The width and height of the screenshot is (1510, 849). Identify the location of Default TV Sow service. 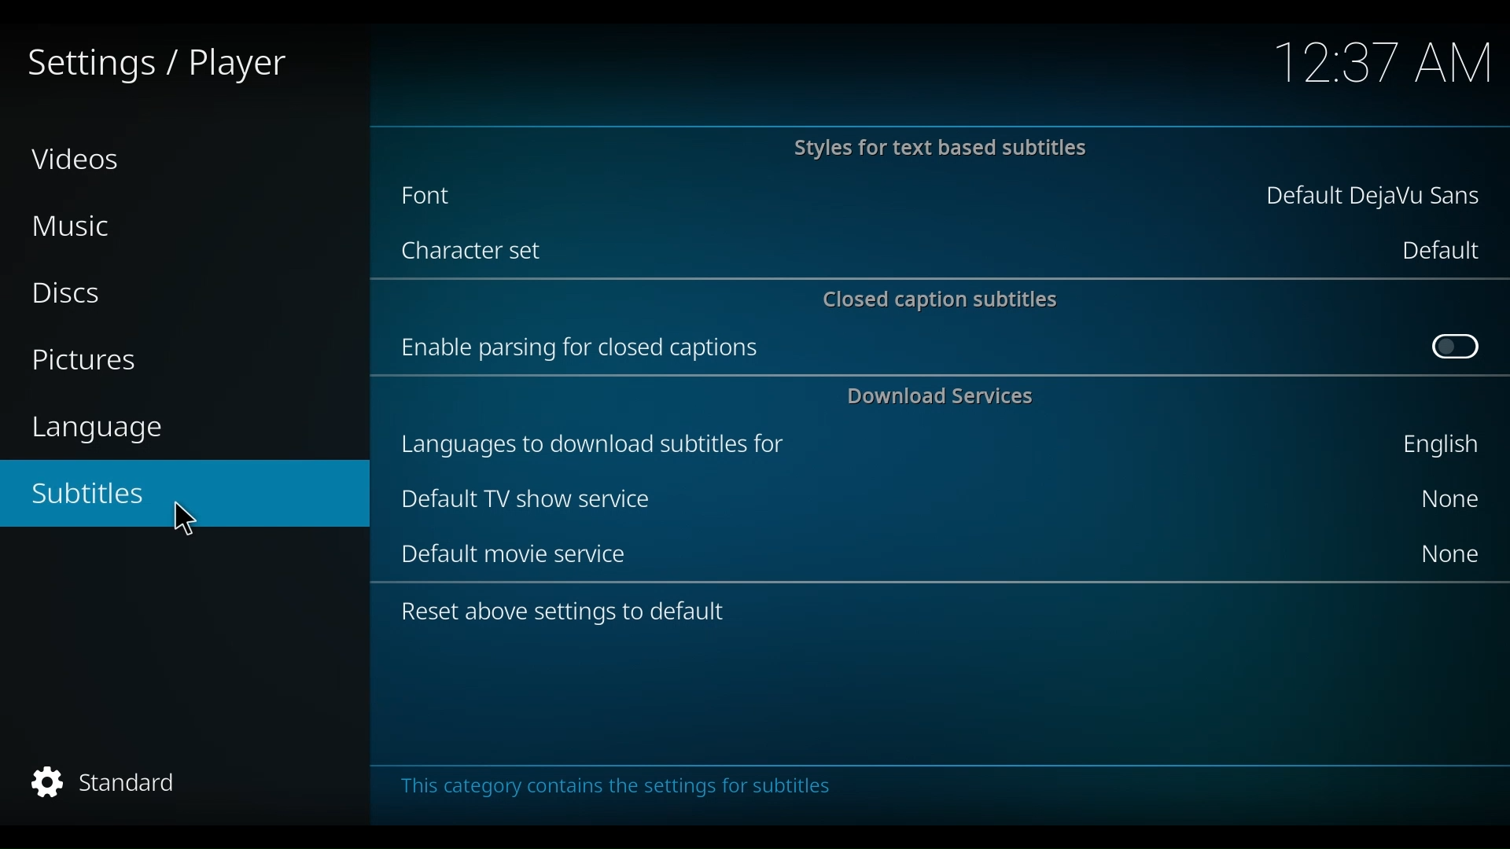
(536, 502).